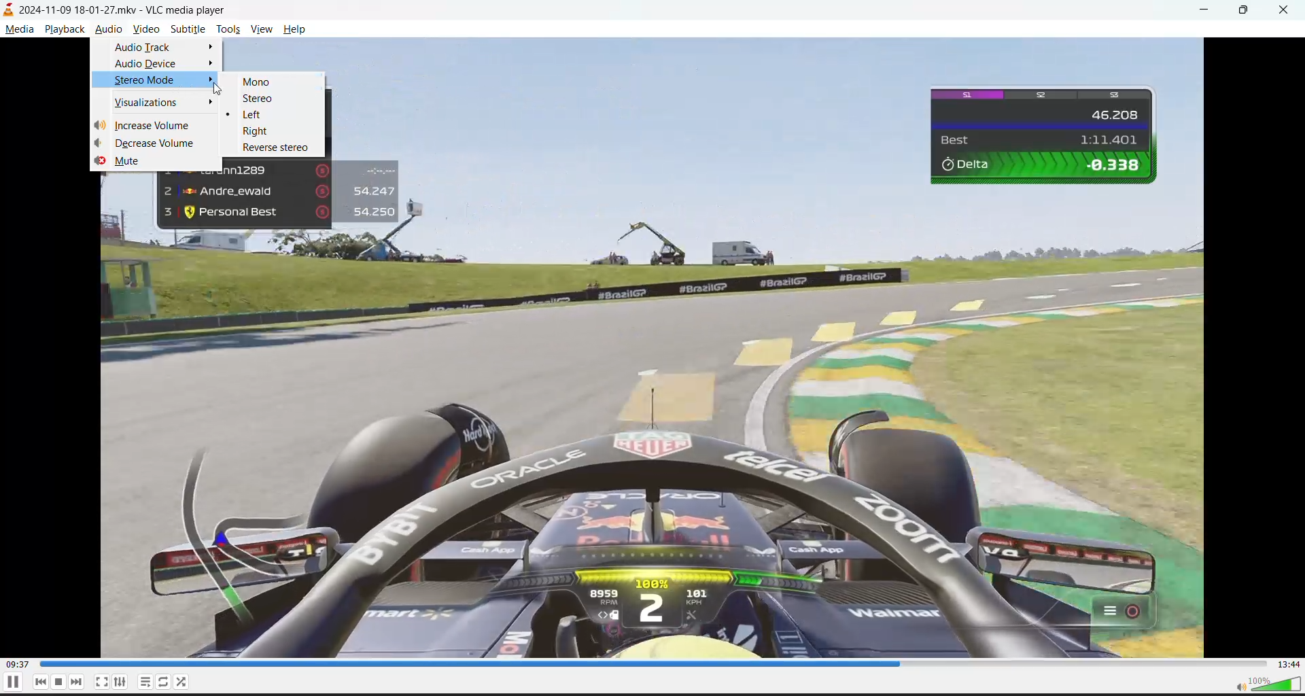  Describe the element at coordinates (75, 682) in the screenshot. I see `next` at that location.